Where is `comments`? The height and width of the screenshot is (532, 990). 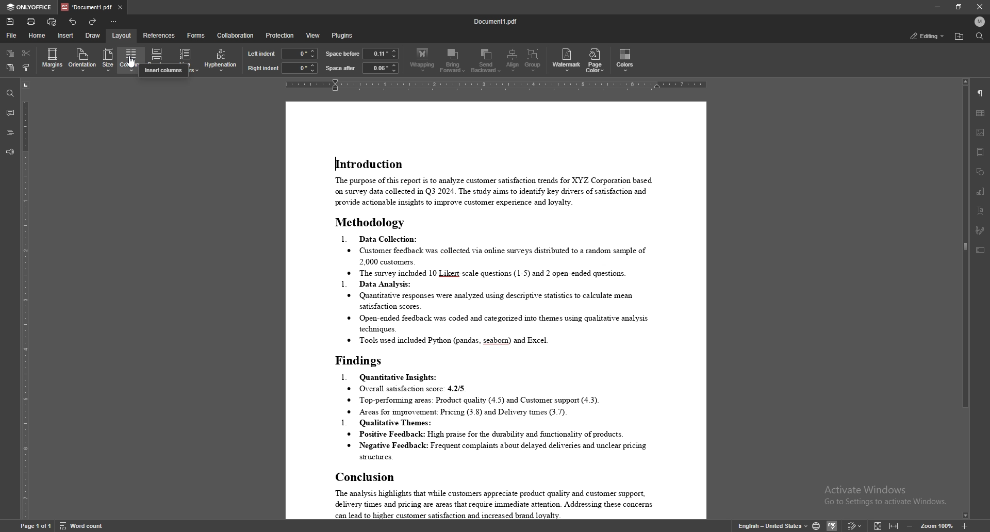 comments is located at coordinates (10, 112).